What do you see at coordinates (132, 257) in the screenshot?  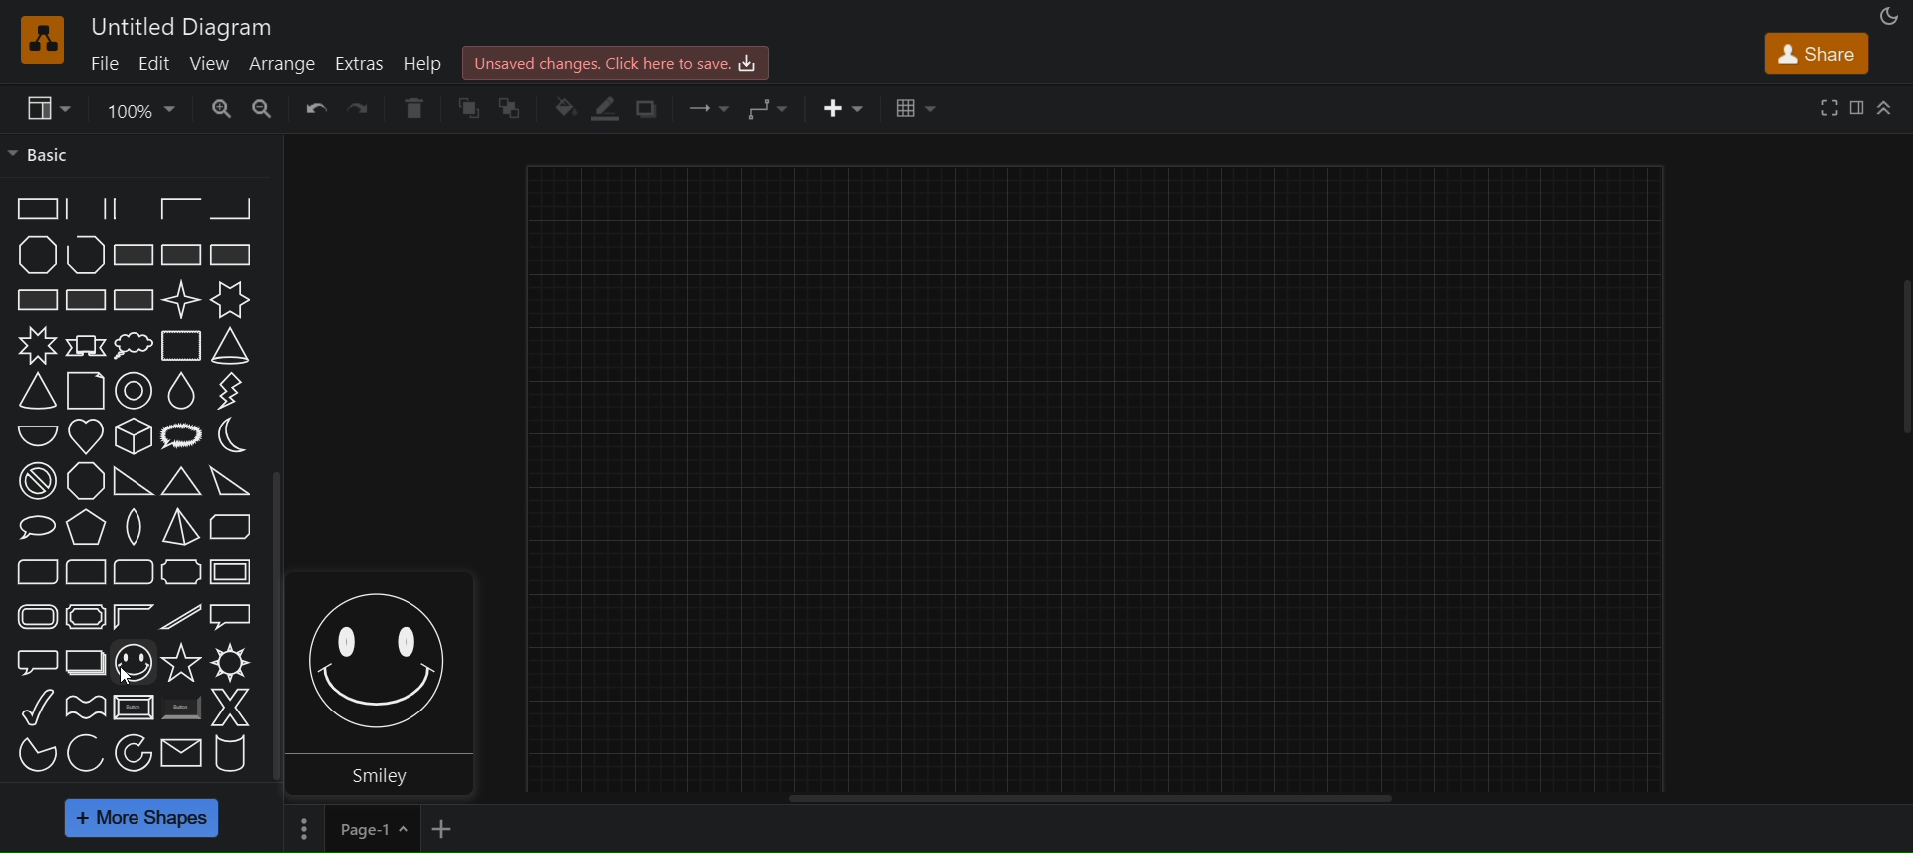 I see `rectangle with diagonal fill` at bounding box center [132, 257].